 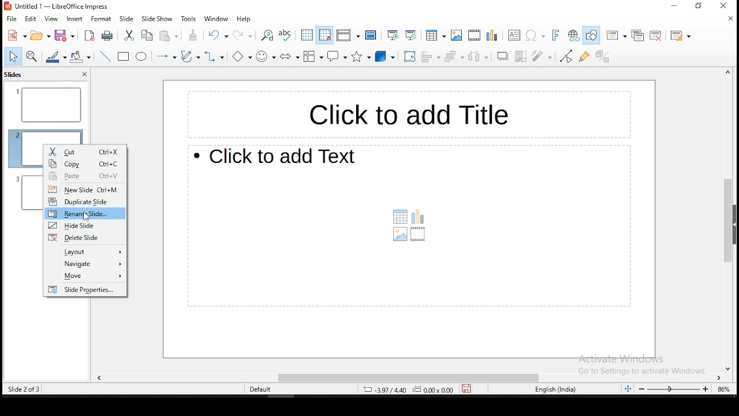 I want to click on insert chart, so click(x=491, y=35).